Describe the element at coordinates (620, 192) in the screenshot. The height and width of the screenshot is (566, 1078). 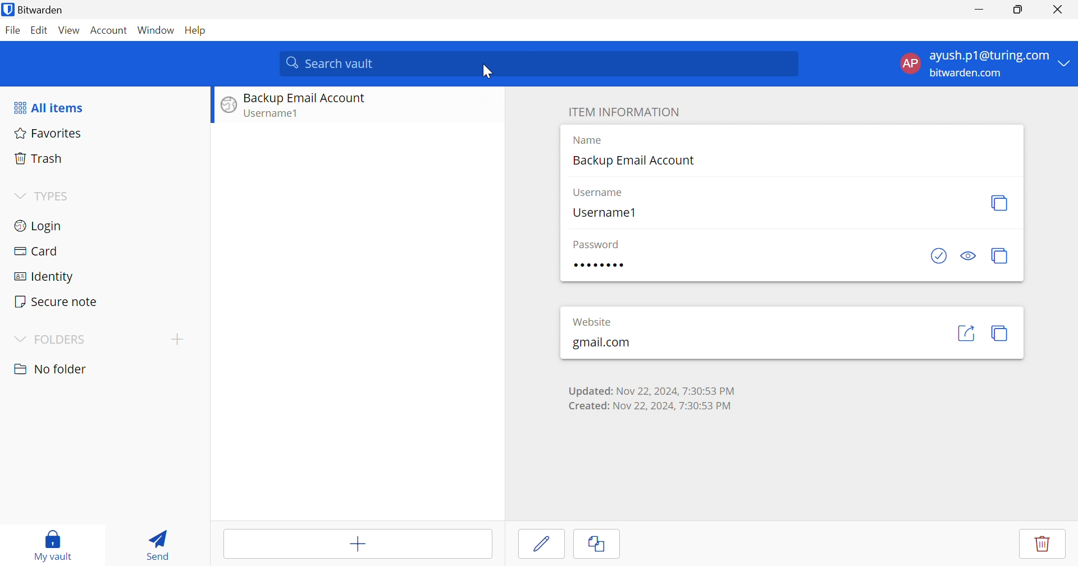
I see `username` at that location.